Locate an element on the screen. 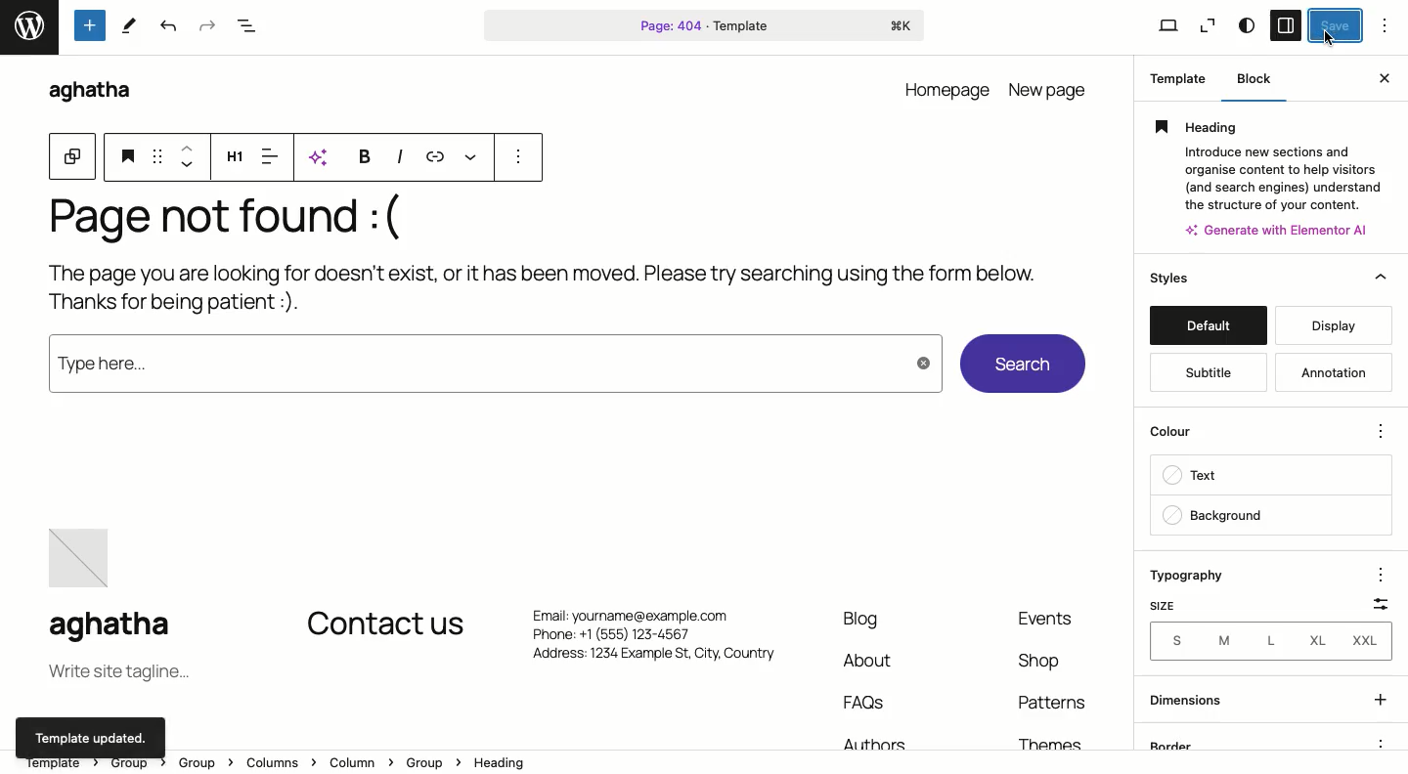 This screenshot has width=1408, height=774. options is located at coordinates (1381, 743).